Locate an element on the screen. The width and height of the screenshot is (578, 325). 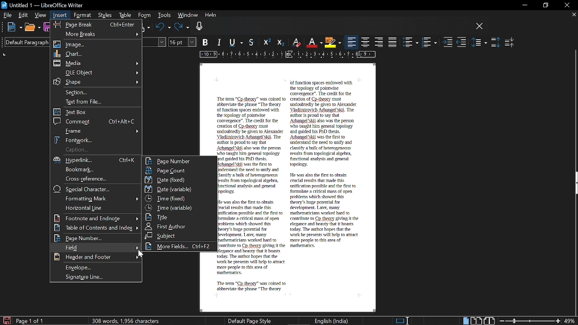
Footnote and endnote is located at coordinates (96, 218).